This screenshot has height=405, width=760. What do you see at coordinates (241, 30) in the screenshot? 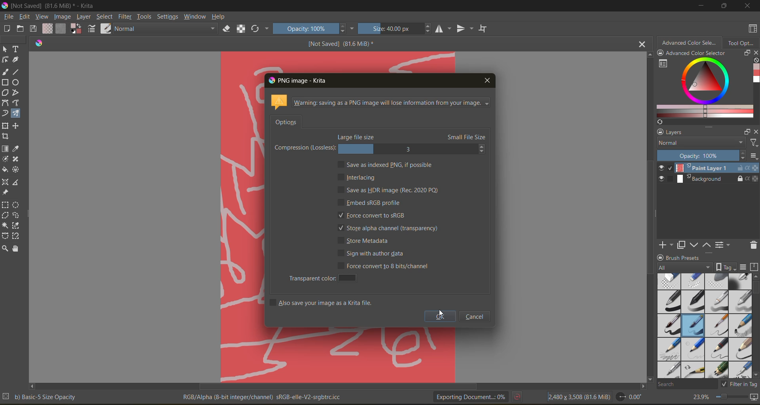
I see `preserve alpha` at bounding box center [241, 30].